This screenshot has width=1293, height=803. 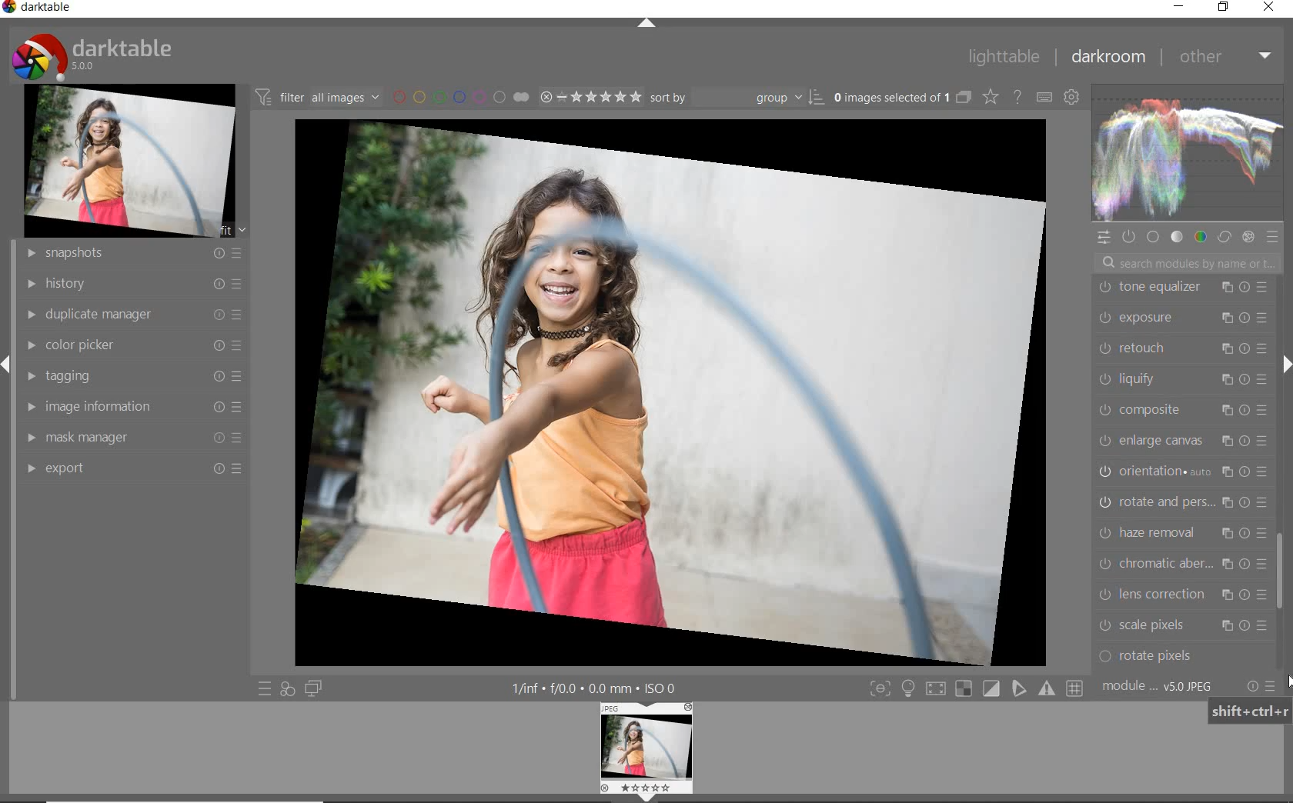 What do you see at coordinates (1258, 686) in the screenshot?
I see `reset or preset preference` at bounding box center [1258, 686].